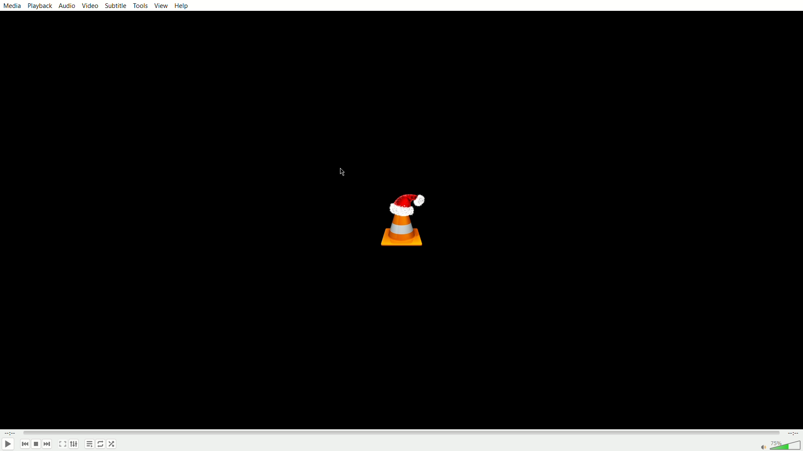 Image resolution: width=803 pixels, height=451 pixels. What do you see at coordinates (61, 443) in the screenshot?
I see `full screen` at bounding box center [61, 443].